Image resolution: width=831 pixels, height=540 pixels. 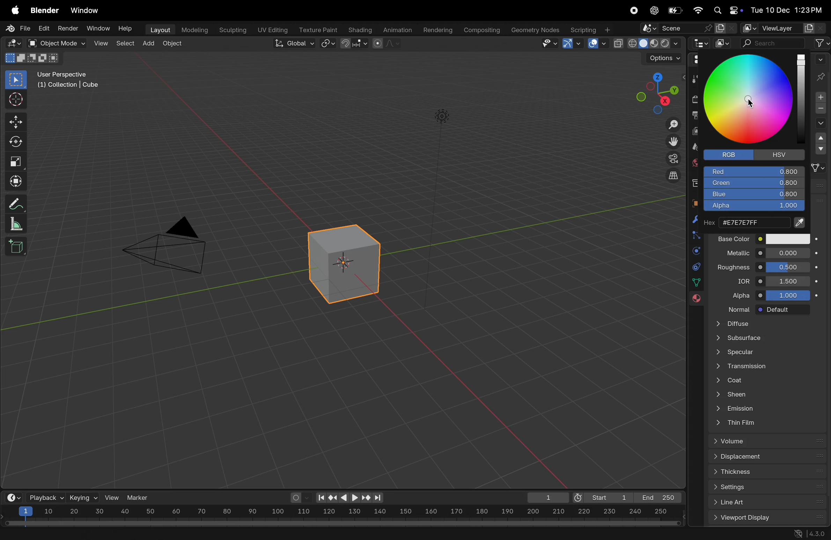 What do you see at coordinates (653, 92) in the screenshot?
I see `view point` at bounding box center [653, 92].